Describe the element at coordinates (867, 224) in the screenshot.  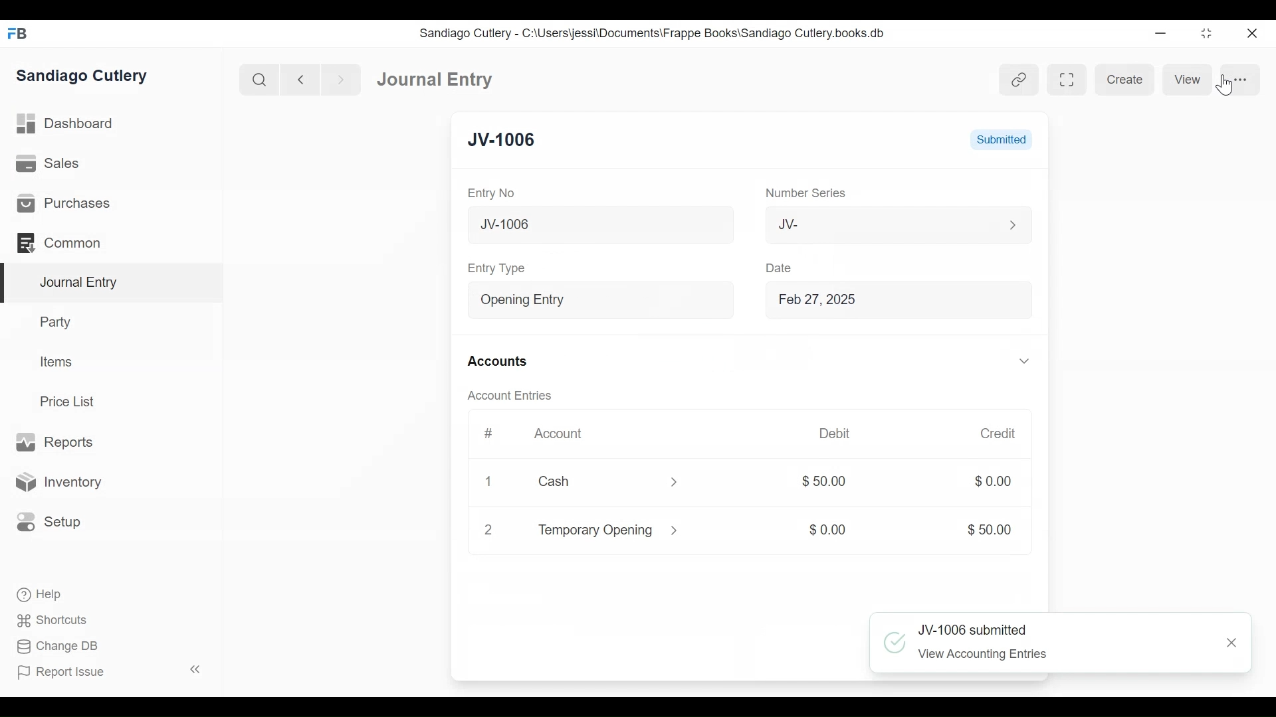
I see `JV-` at that location.